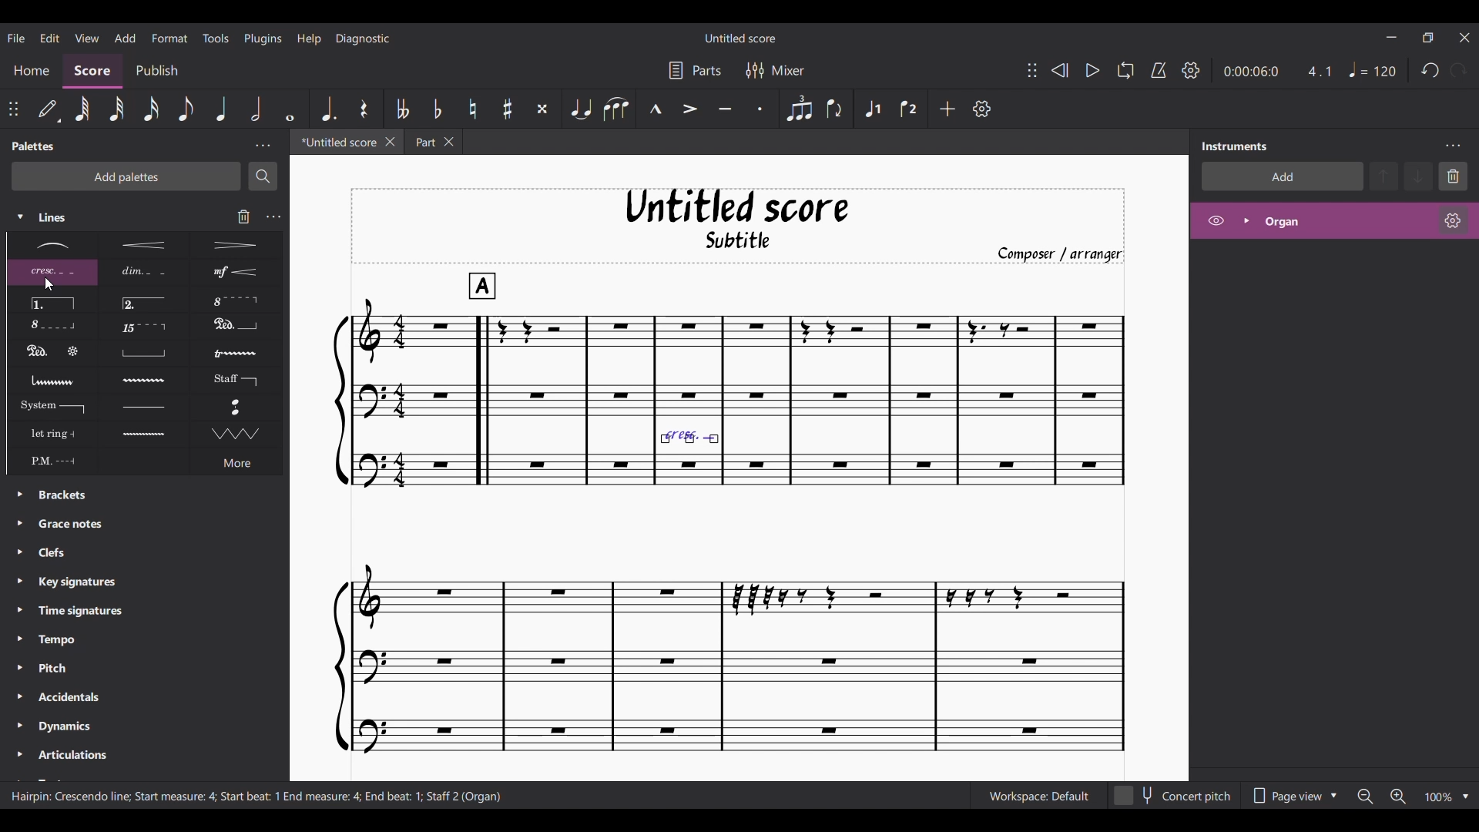 The width and height of the screenshot is (1479, 832). What do you see at coordinates (947, 109) in the screenshot?
I see `Add` at bounding box center [947, 109].